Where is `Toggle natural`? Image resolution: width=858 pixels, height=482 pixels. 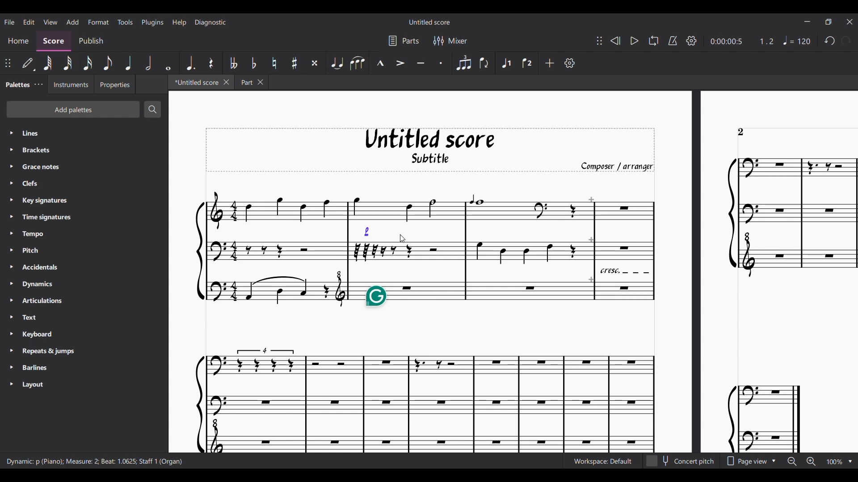 Toggle natural is located at coordinates (274, 63).